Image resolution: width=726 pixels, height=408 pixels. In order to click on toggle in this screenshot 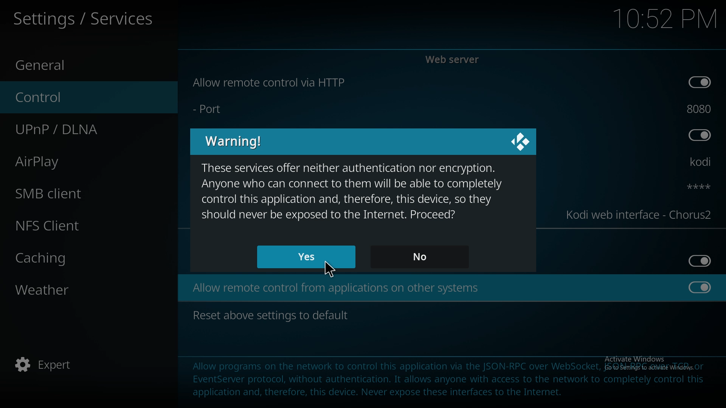, I will do `click(699, 82)`.